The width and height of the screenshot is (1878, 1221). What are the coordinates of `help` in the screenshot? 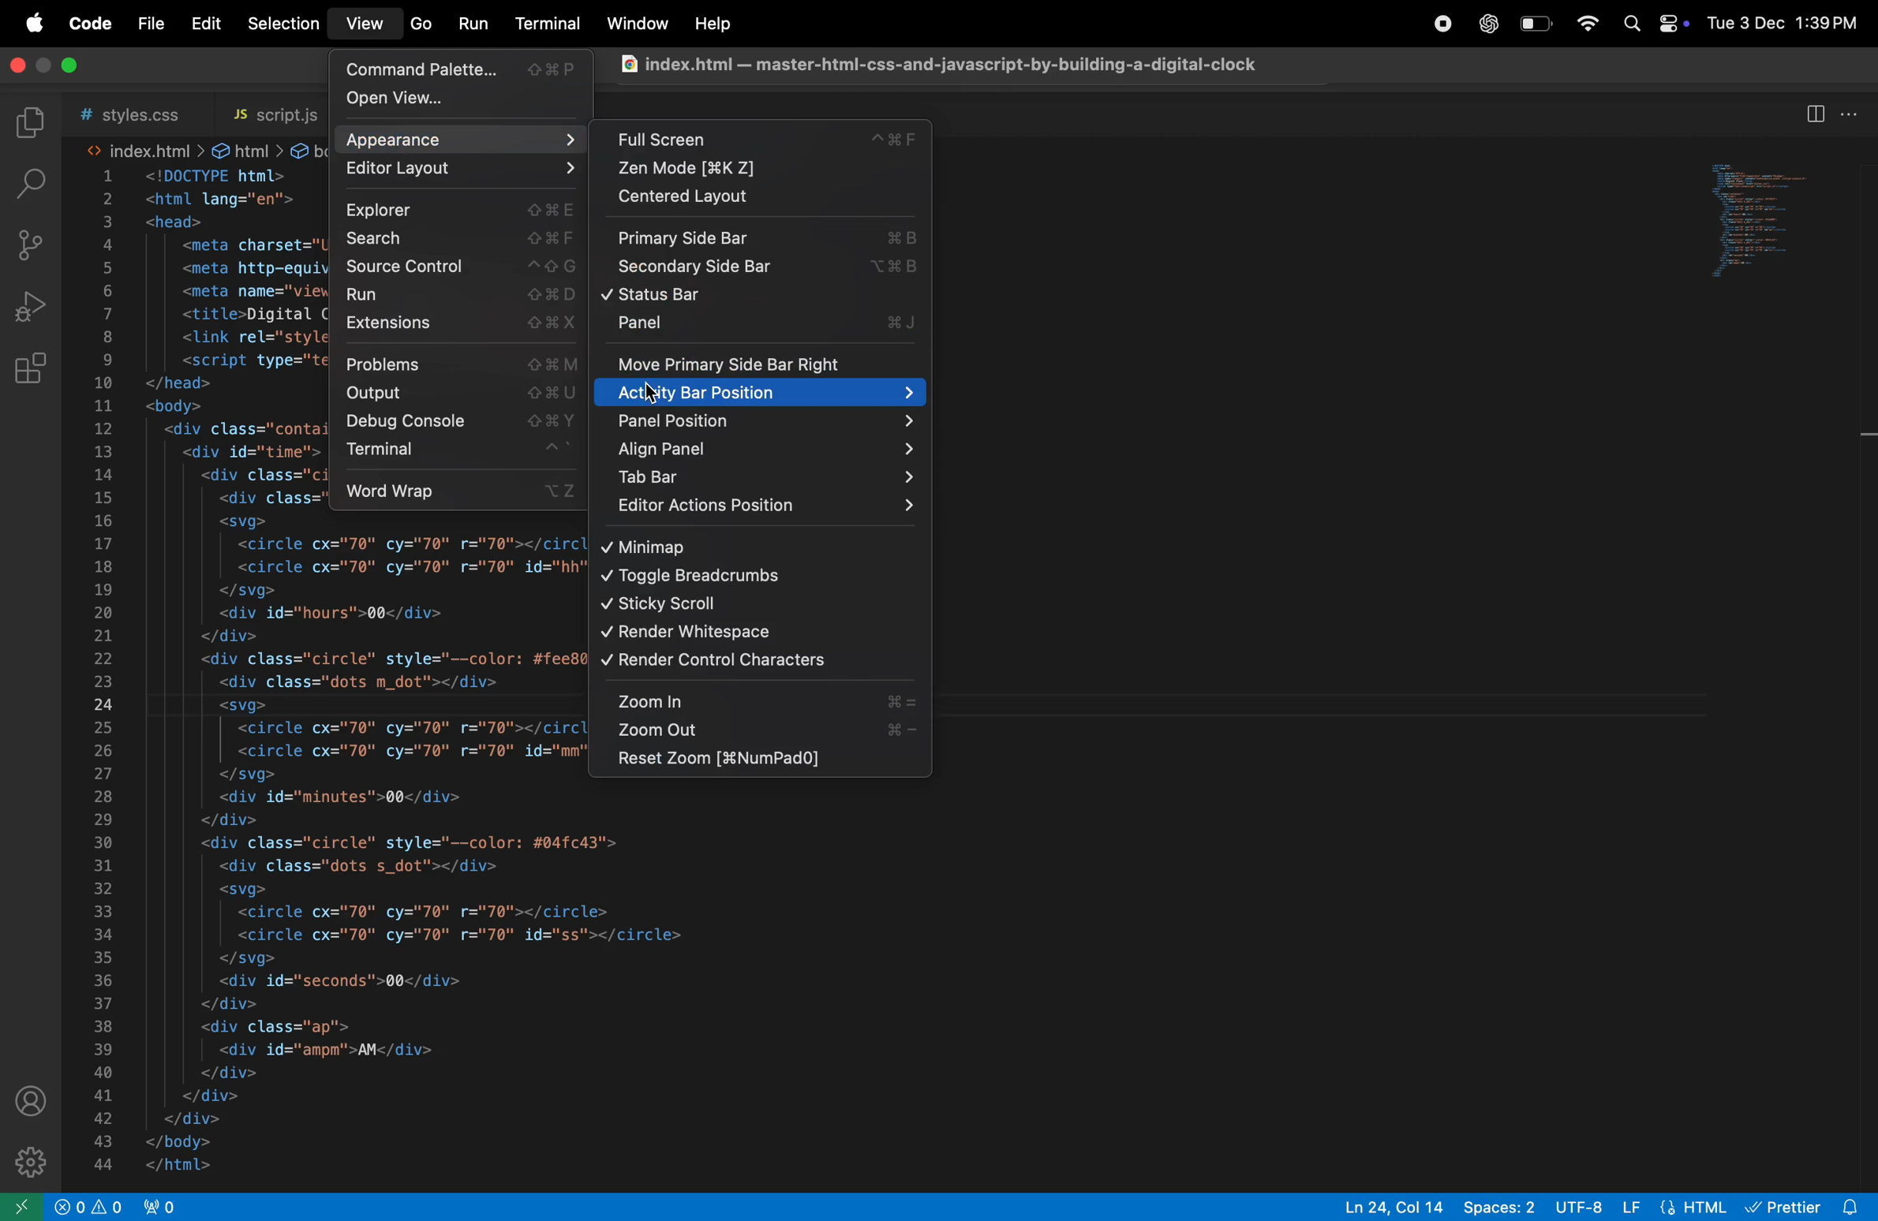 It's located at (717, 24).